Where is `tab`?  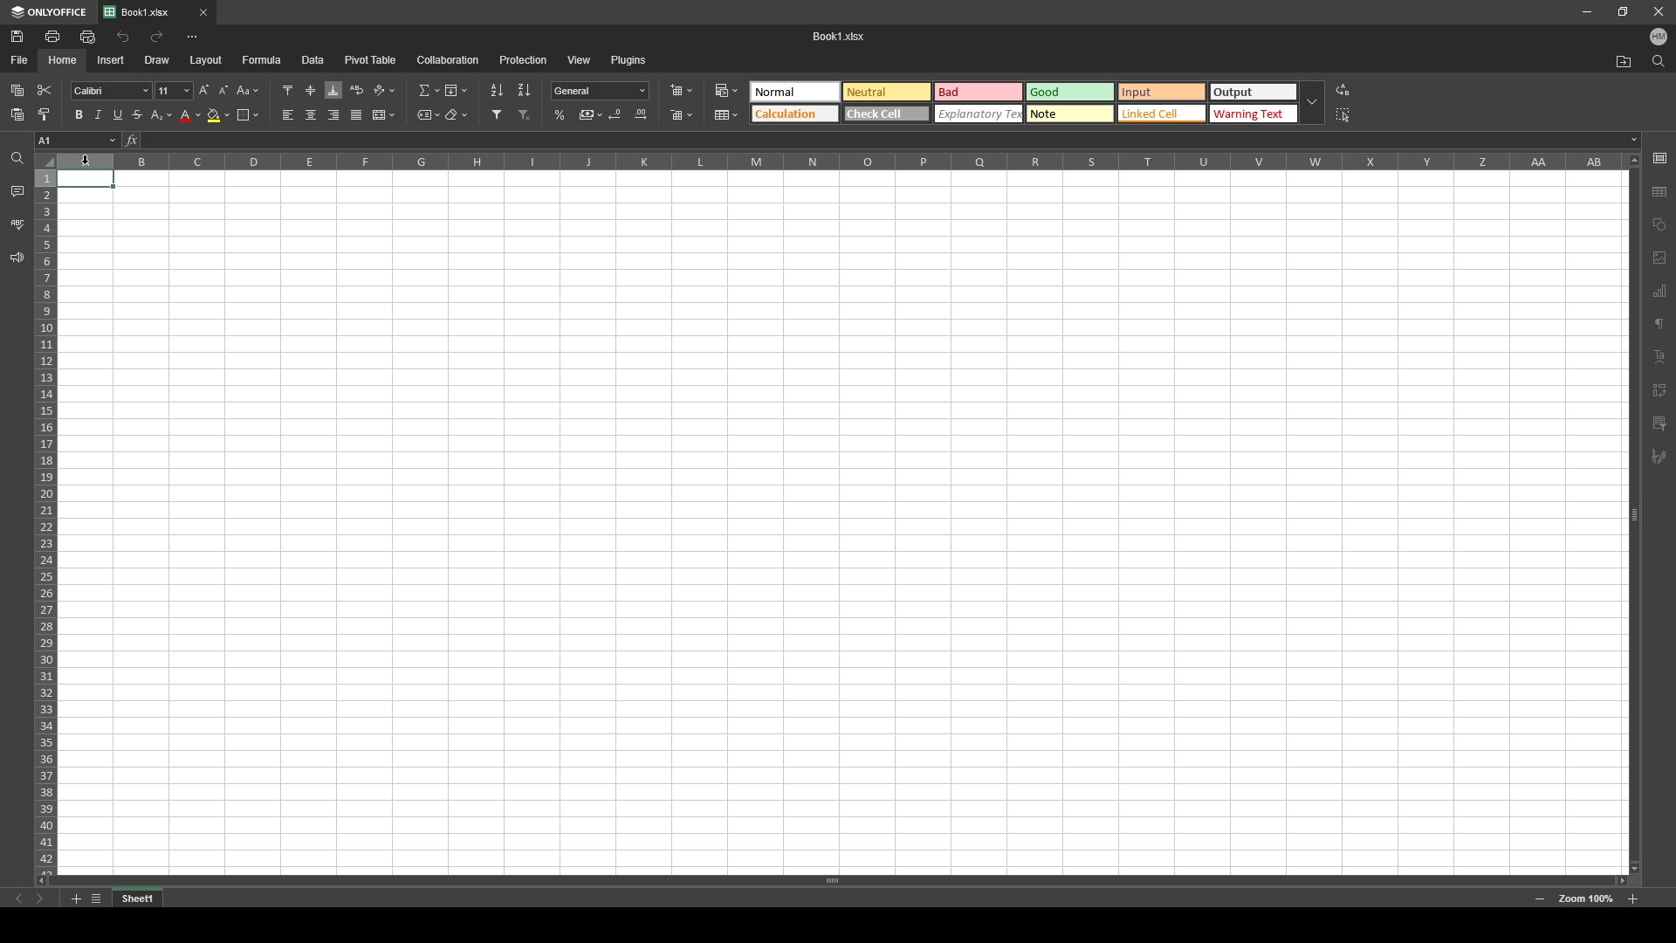 tab is located at coordinates (138, 899).